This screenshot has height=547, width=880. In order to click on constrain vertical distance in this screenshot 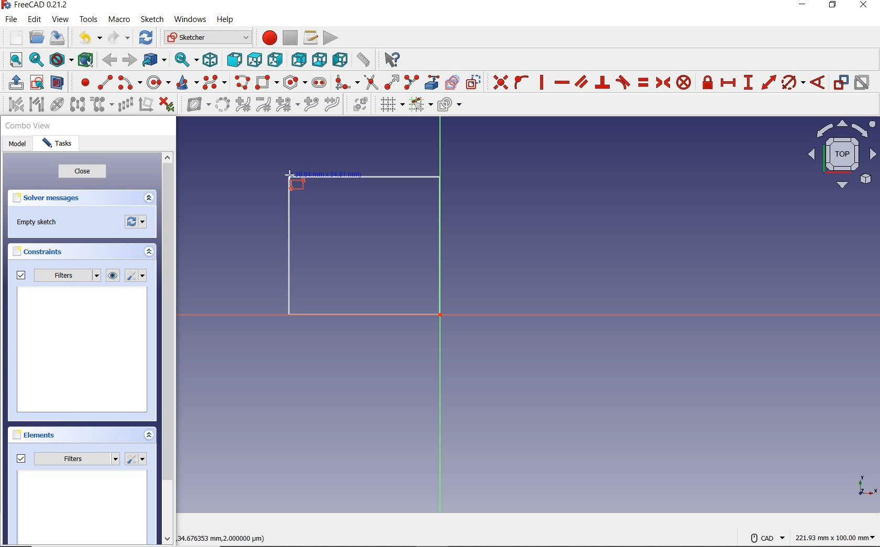, I will do `click(750, 83)`.